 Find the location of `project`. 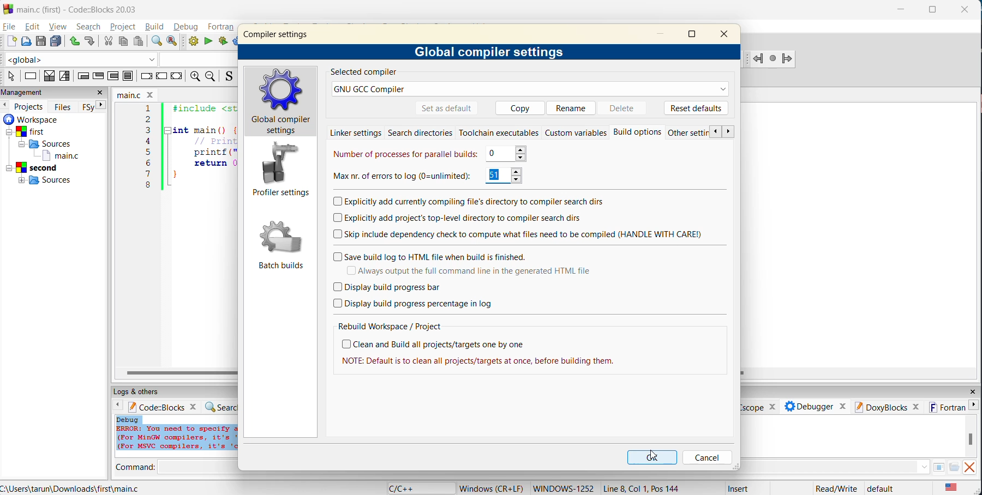

project is located at coordinates (123, 28).